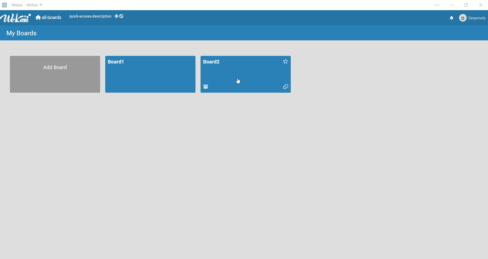  Describe the element at coordinates (236, 80) in the screenshot. I see `cursor` at that location.